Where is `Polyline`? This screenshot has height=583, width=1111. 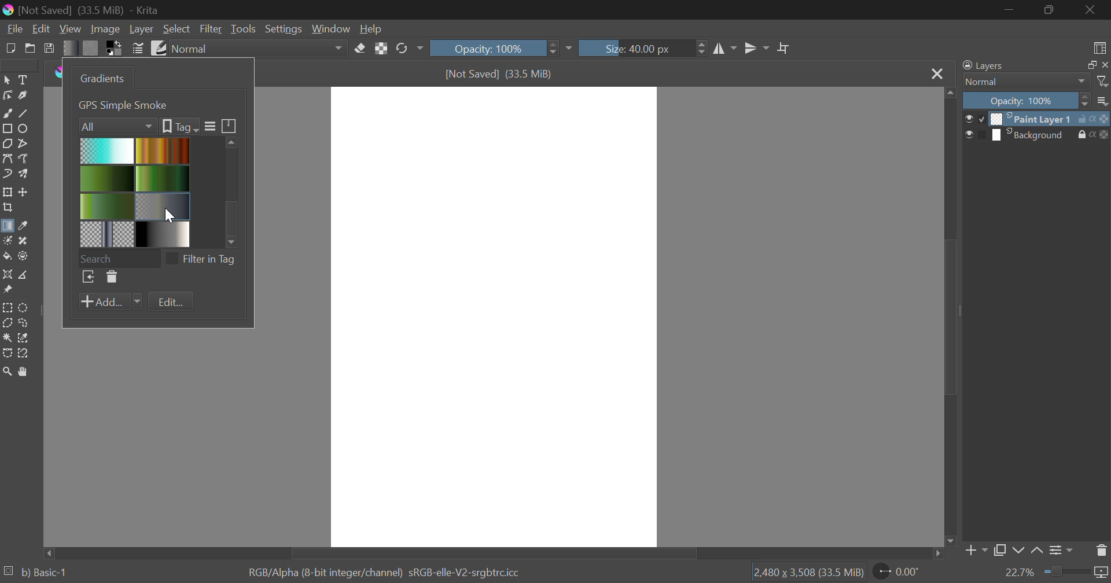
Polyline is located at coordinates (22, 142).